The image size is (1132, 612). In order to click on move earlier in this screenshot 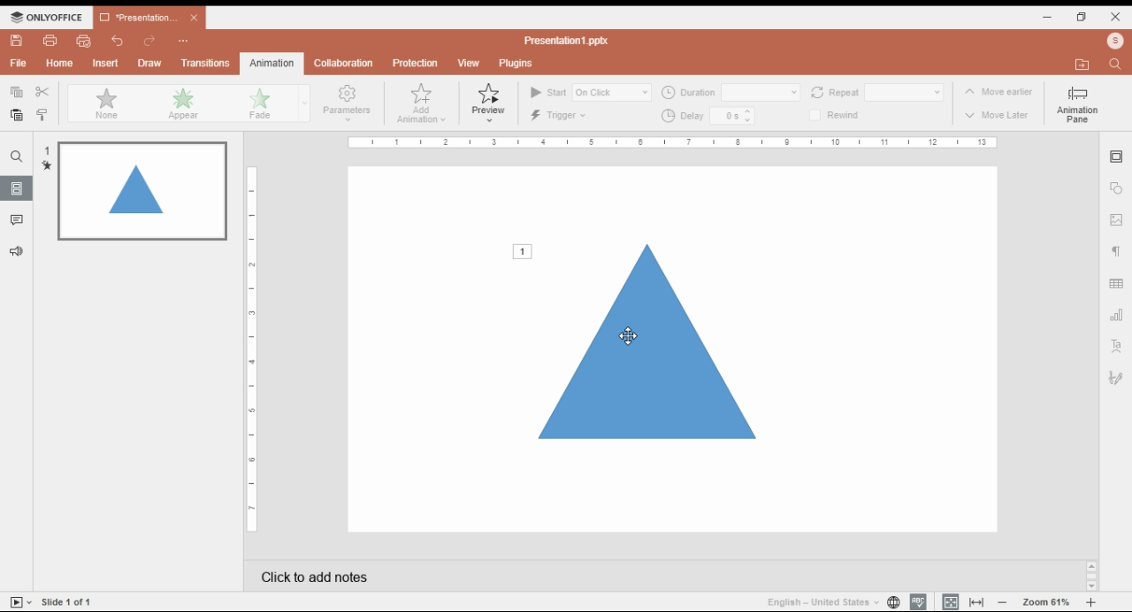, I will do `click(998, 91)`.